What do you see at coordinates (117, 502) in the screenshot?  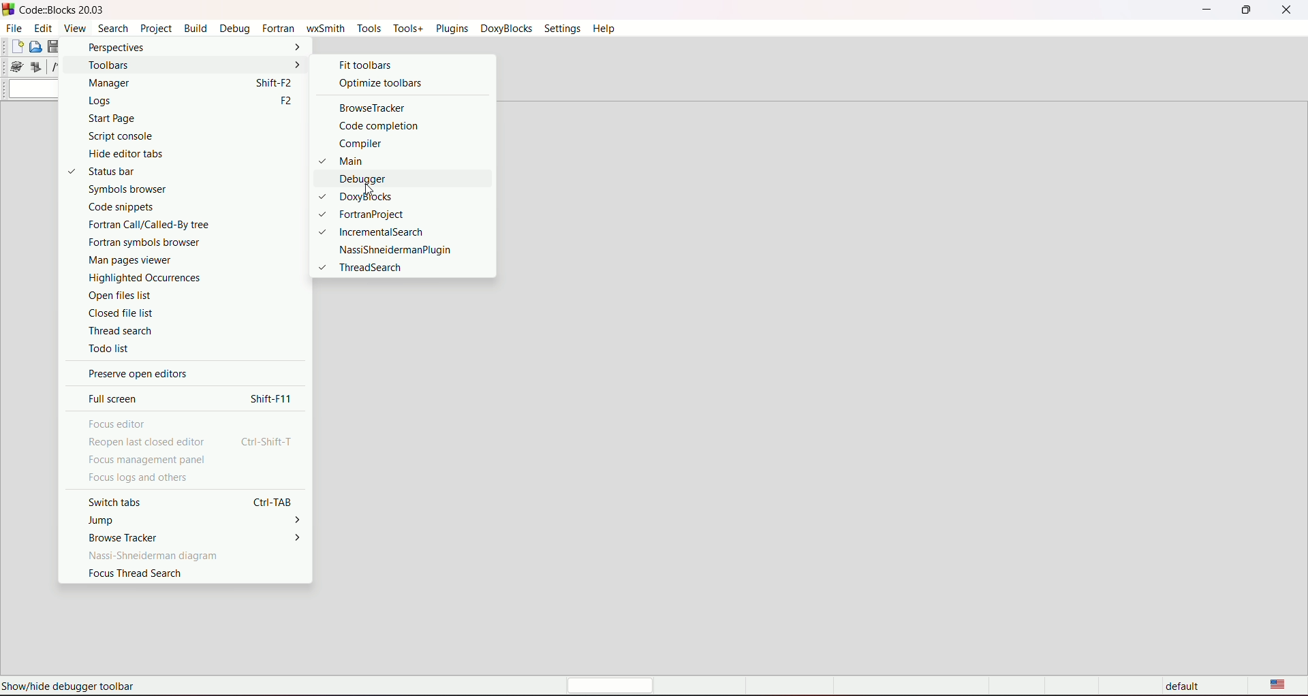 I see `switch tabs` at bounding box center [117, 502].